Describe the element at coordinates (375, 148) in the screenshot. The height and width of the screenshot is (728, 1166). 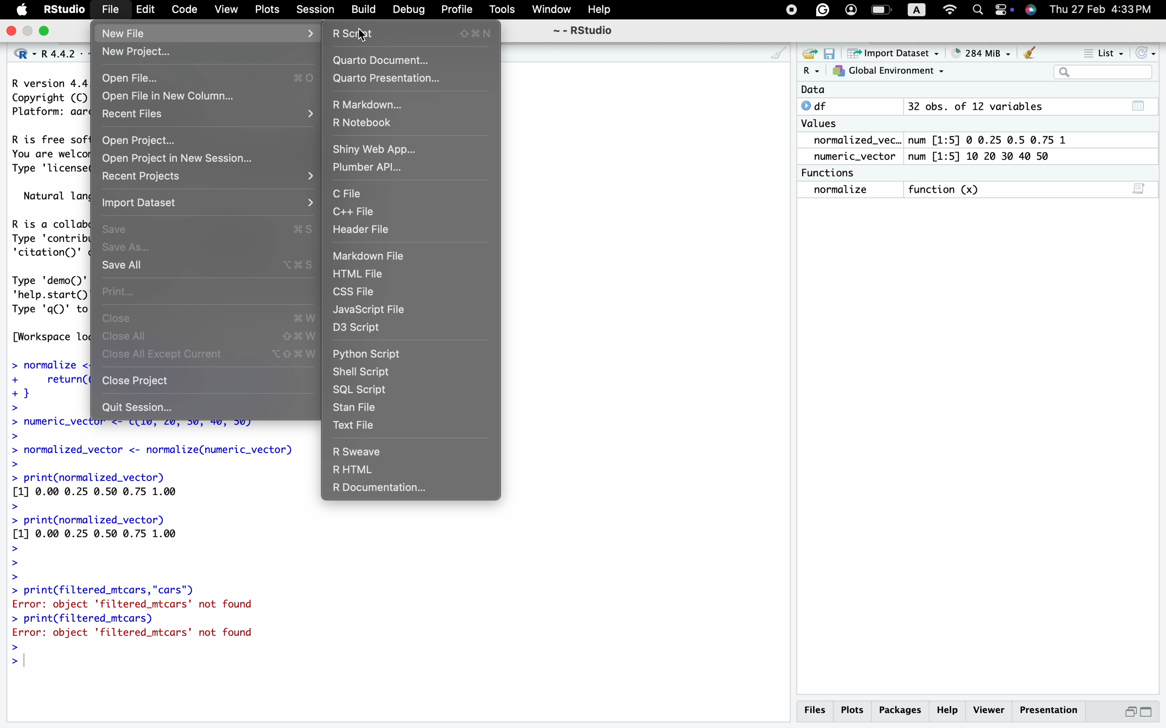
I see `Shiny Web App...` at that location.